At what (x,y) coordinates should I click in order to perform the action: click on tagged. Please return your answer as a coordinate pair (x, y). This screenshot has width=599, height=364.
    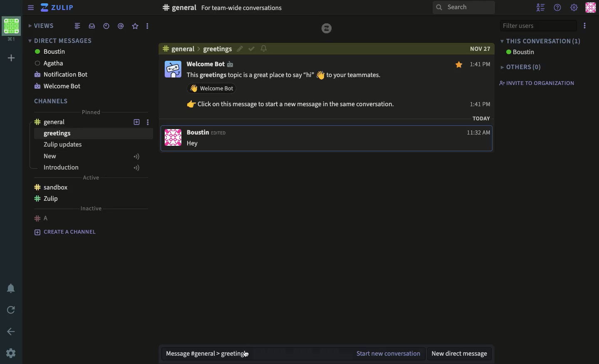
    Looking at the image, I should click on (120, 26).